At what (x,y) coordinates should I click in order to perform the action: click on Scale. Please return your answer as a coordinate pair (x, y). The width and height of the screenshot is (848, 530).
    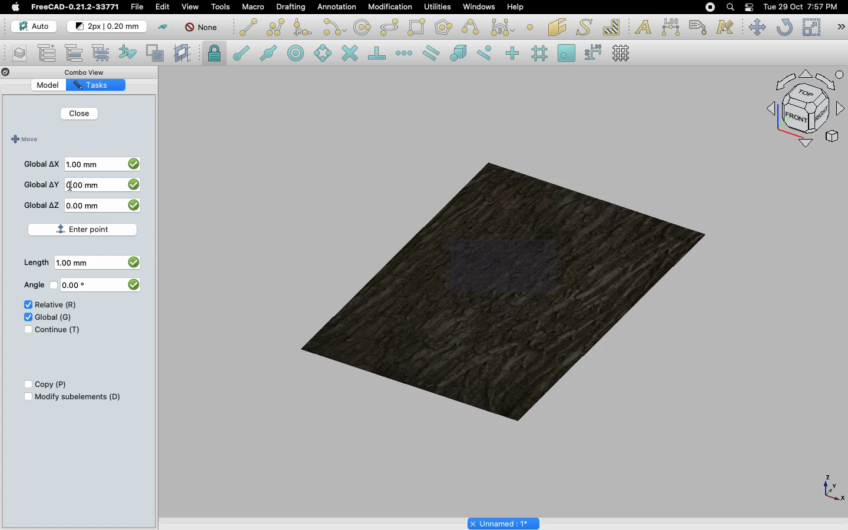
    Looking at the image, I should click on (811, 27).